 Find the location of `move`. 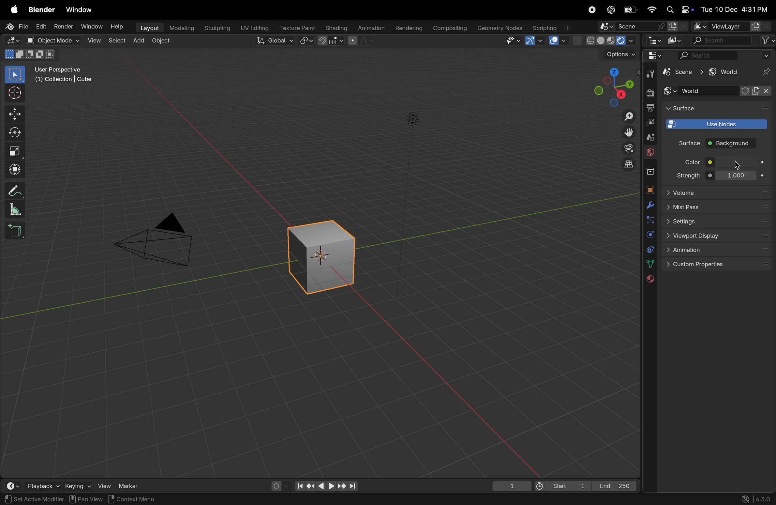

move is located at coordinates (16, 113).